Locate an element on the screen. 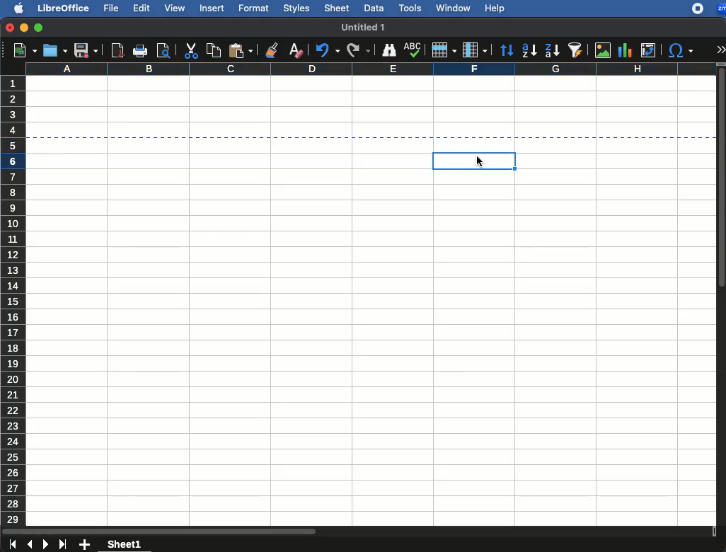 This screenshot has height=552, width=726. row is located at coordinates (443, 51).